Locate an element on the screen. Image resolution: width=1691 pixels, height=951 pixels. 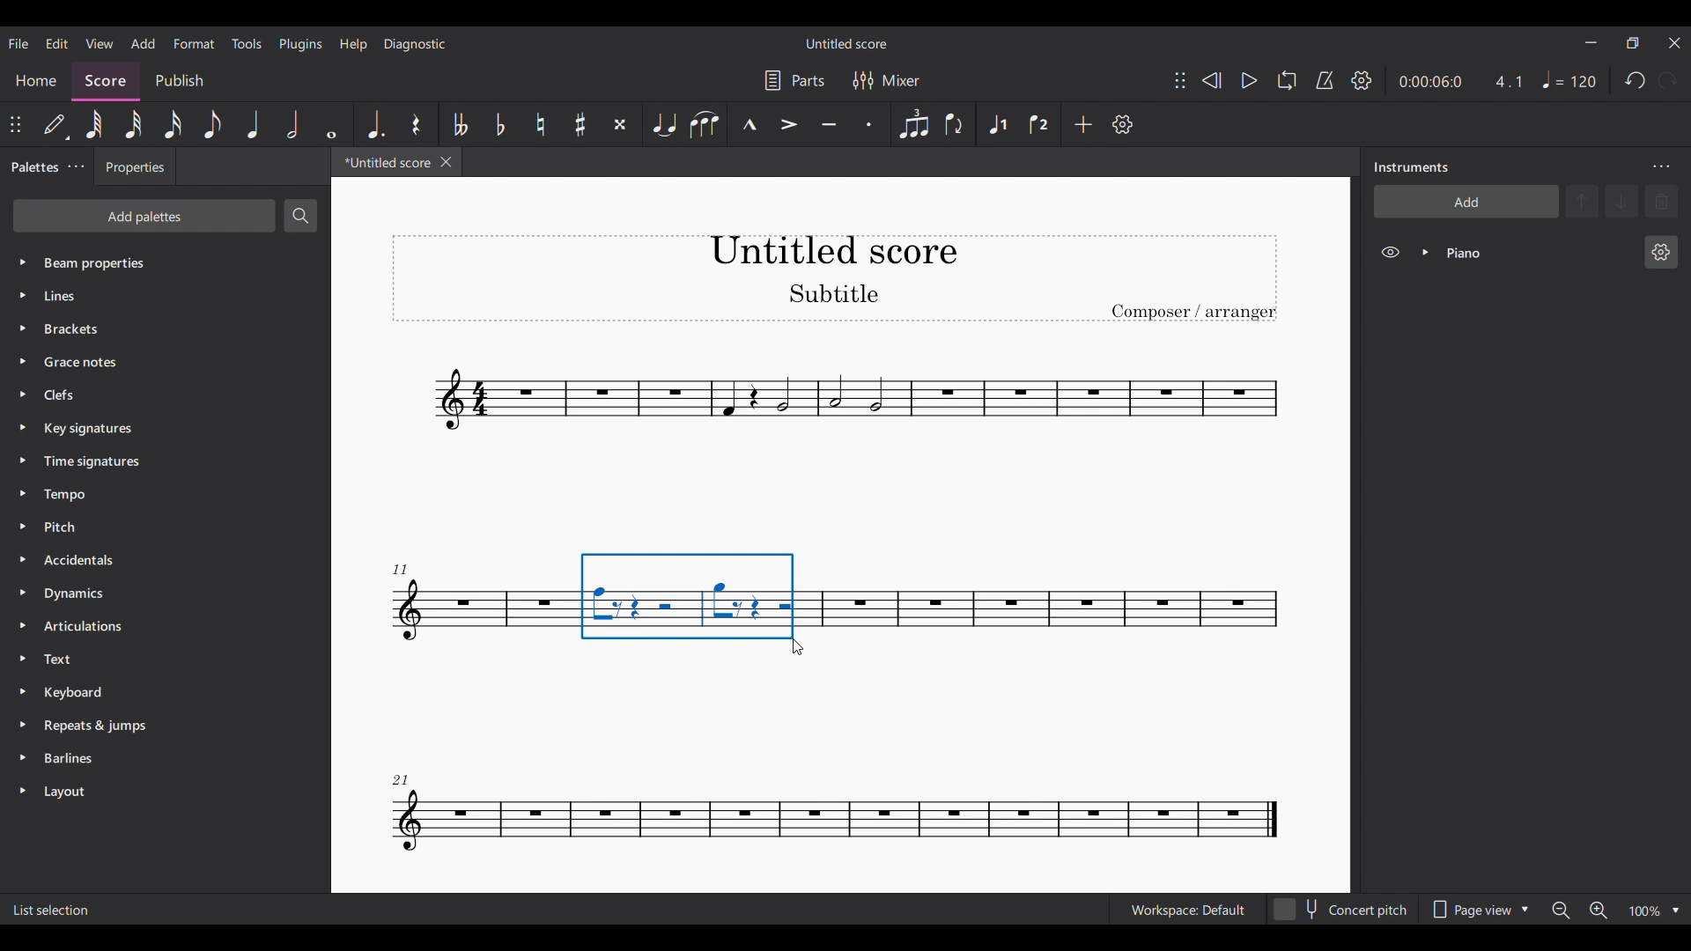
Rewind is located at coordinates (1211, 80).